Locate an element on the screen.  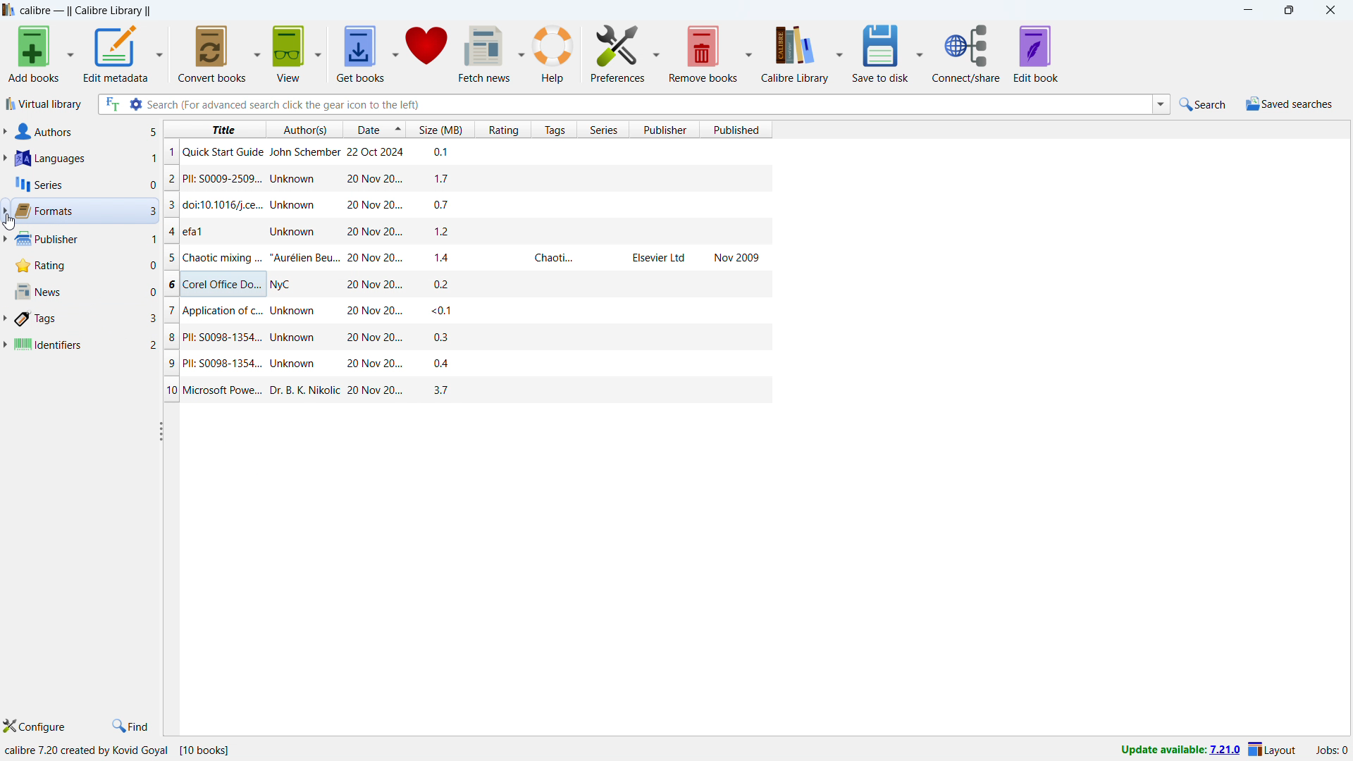
authors is located at coordinates (86, 132).